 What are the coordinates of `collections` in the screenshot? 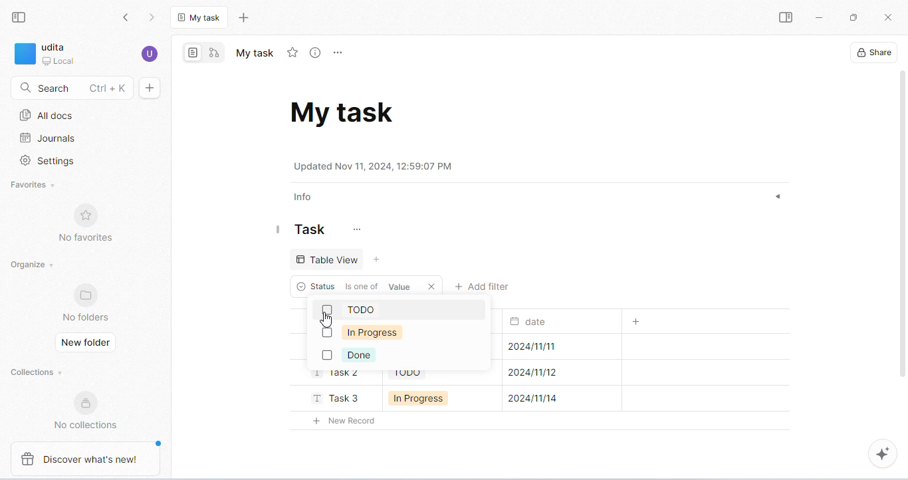 It's located at (37, 372).